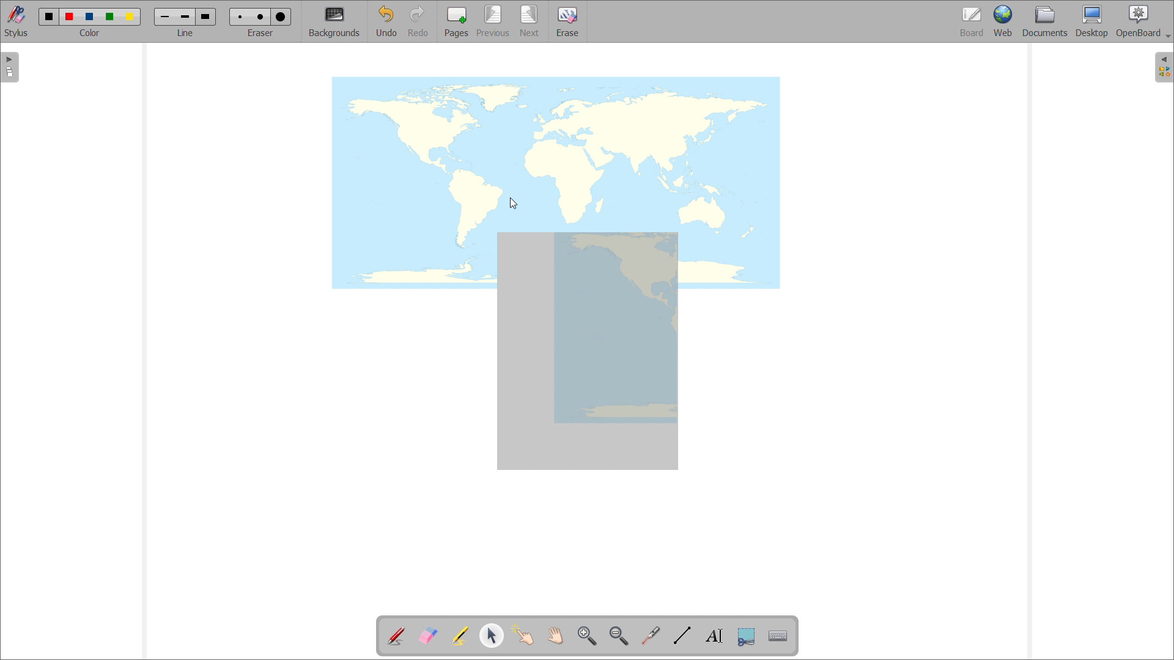 The image size is (1174, 660). What do you see at coordinates (568, 21) in the screenshot?
I see `erase` at bounding box center [568, 21].